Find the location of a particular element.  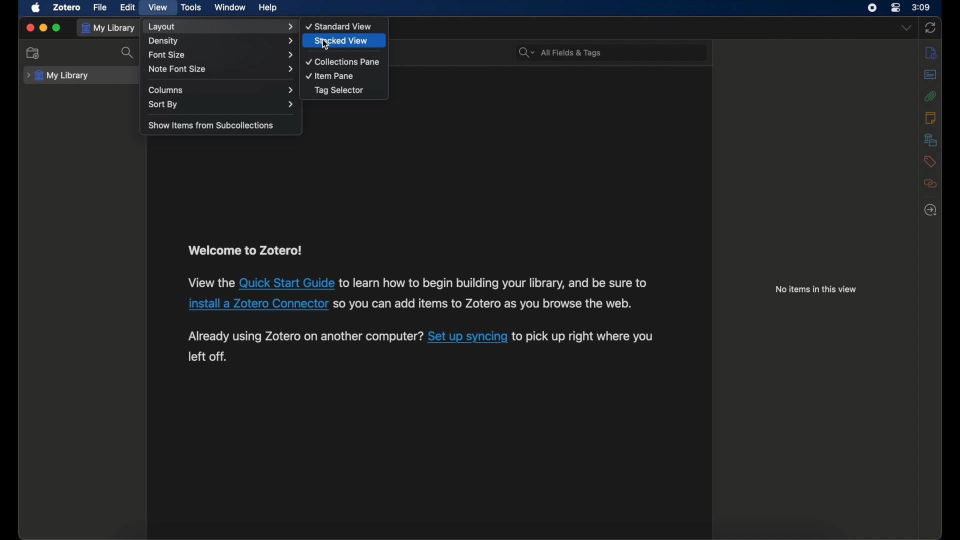

info is located at coordinates (815, 290).